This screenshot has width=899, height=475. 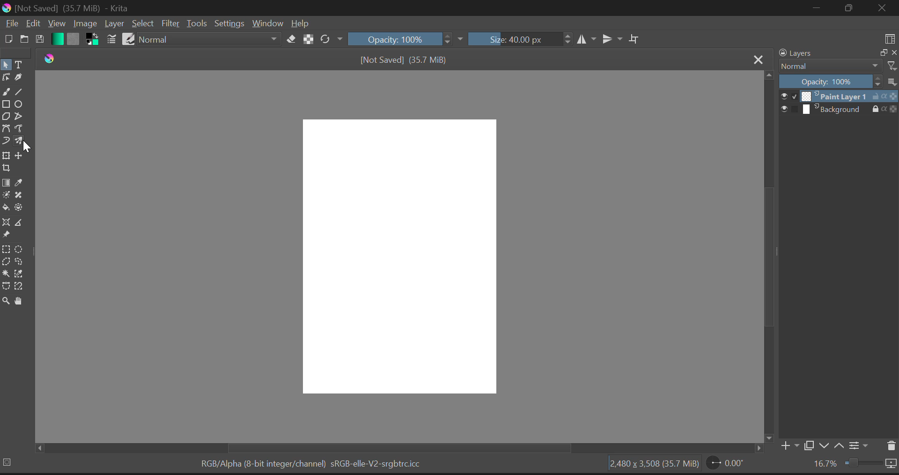 What do you see at coordinates (588, 39) in the screenshot?
I see `Vertical Mirror Flip` at bounding box center [588, 39].